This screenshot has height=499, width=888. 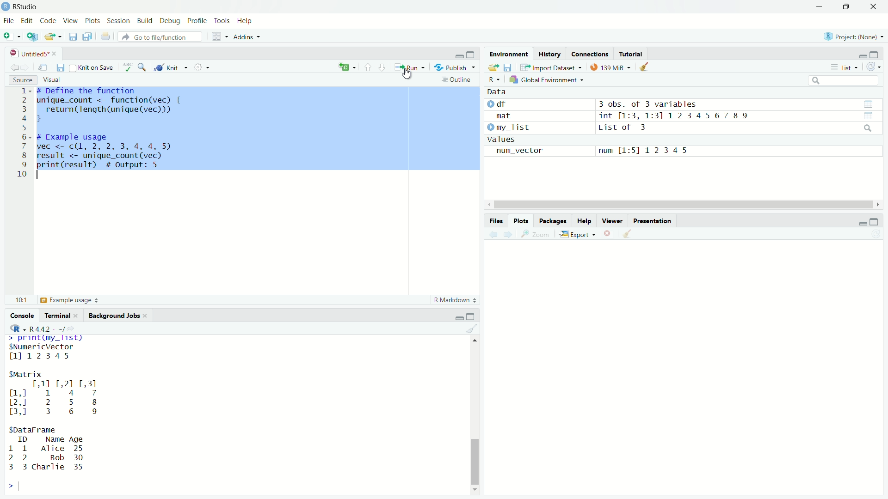 What do you see at coordinates (216, 37) in the screenshot?
I see `workspace panes` at bounding box center [216, 37].